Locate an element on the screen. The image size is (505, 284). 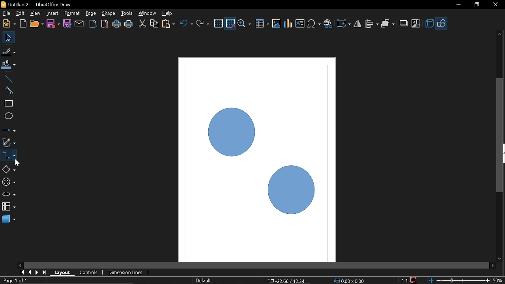
Fill line is located at coordinates (9, 52).